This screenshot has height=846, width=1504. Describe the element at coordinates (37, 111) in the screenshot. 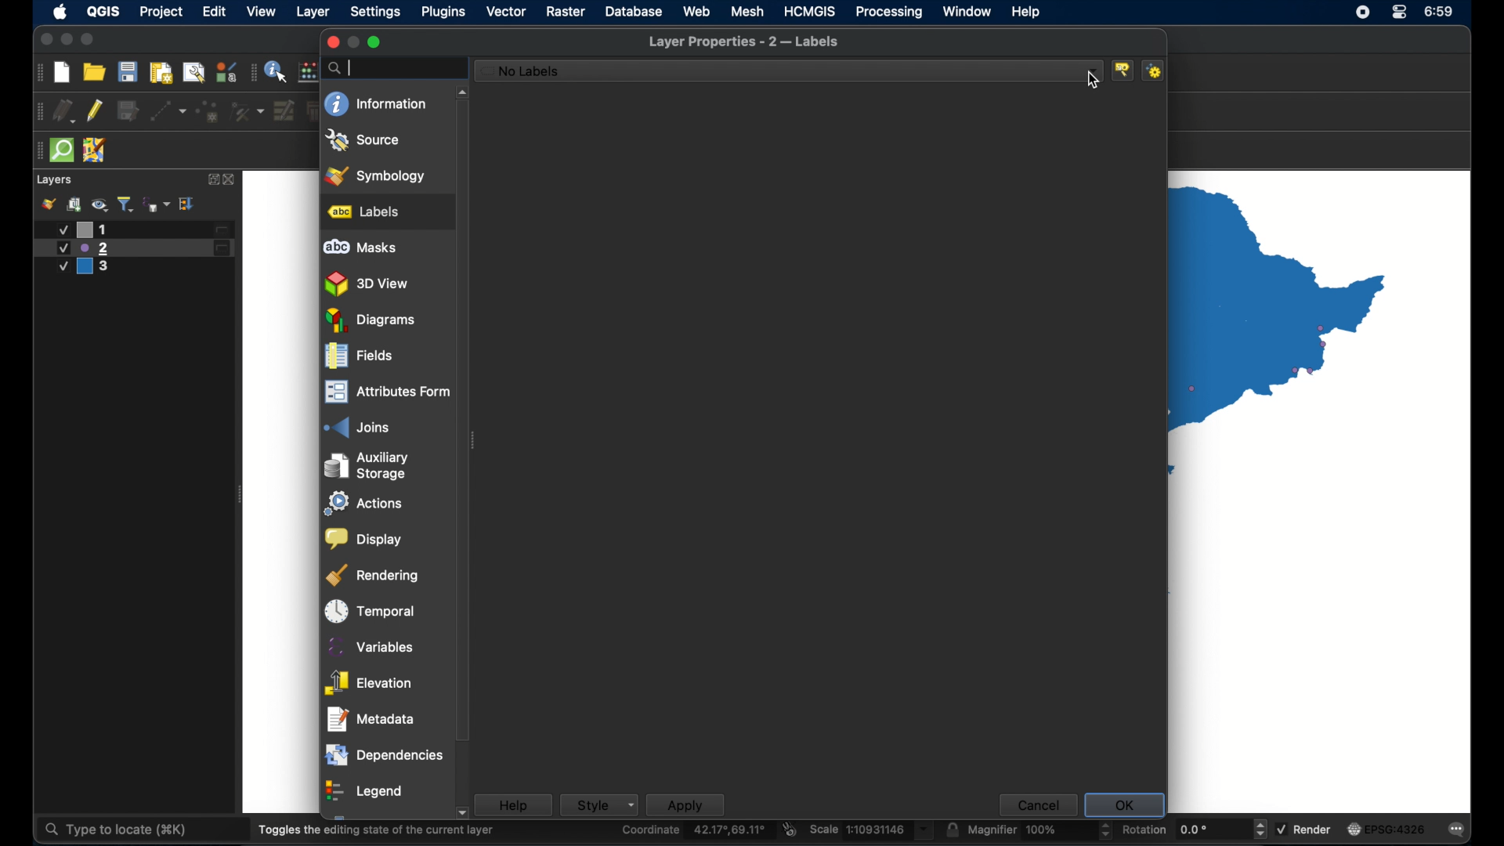

I see `drag handle` at that location.